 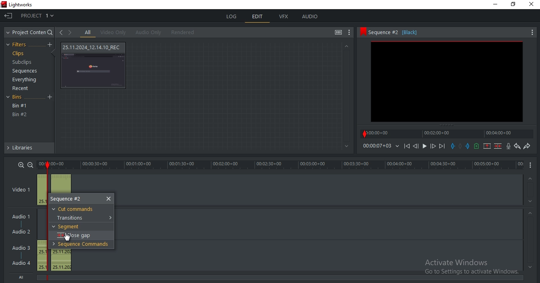 What do you see at coordinates (532, 5) in the screenshot?
I see `Close` at bounding box center [532, 5].